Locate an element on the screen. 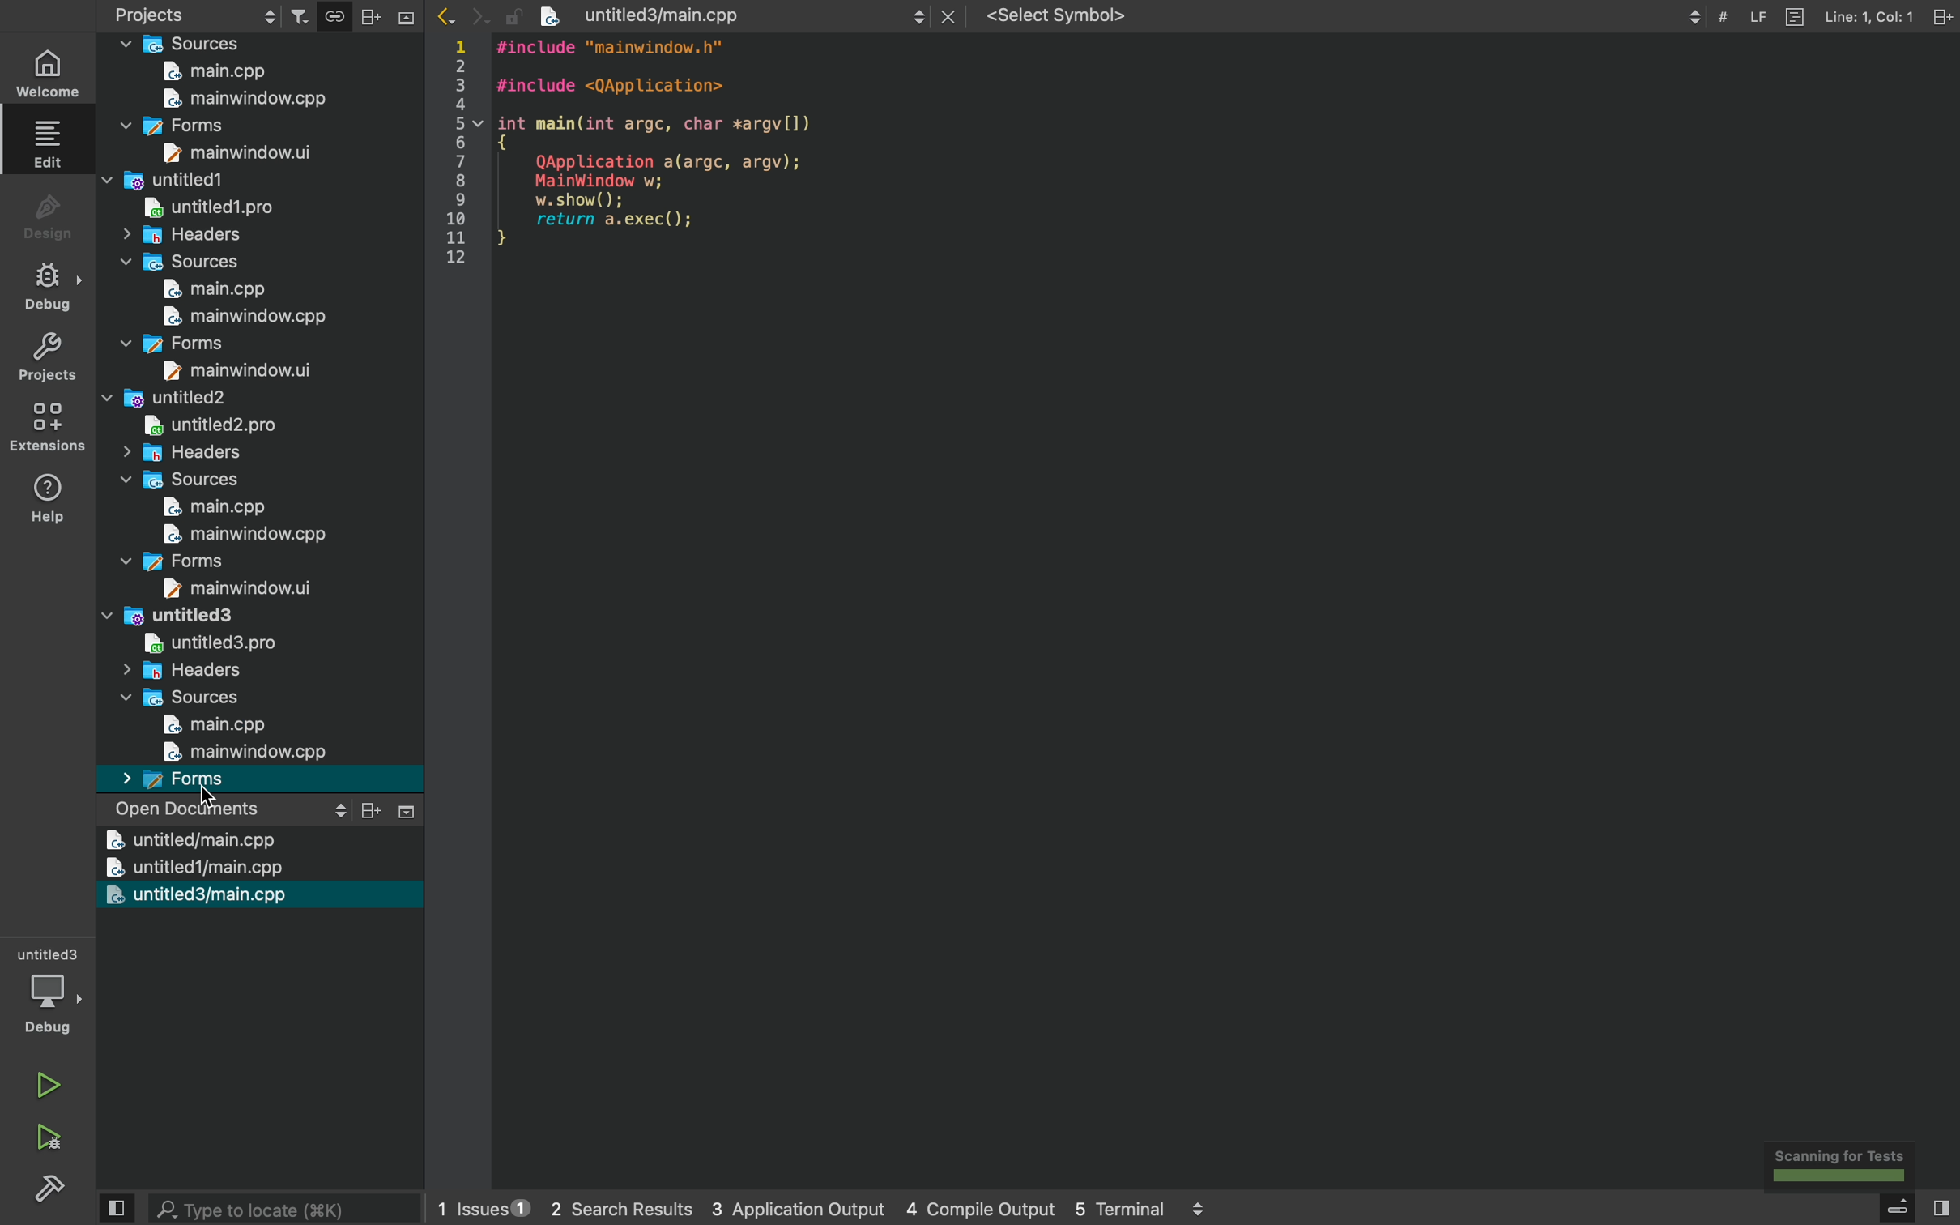 Image resolution: width=1960 pixels, height=1225 pixels.  is located at coordinates (245, 753).